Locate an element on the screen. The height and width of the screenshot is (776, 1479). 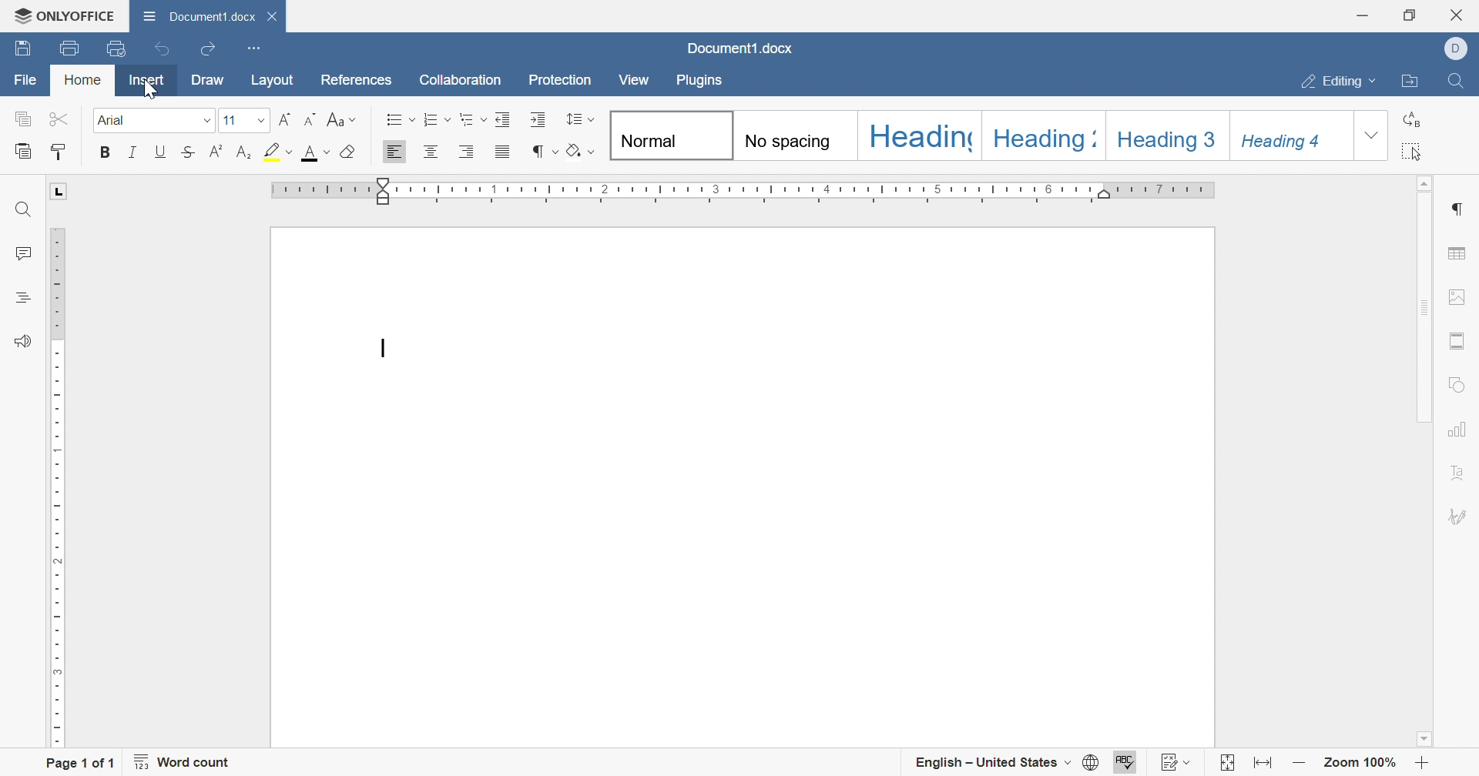
Customize Quick Access Toolbar is located at coordinates (250, 49).